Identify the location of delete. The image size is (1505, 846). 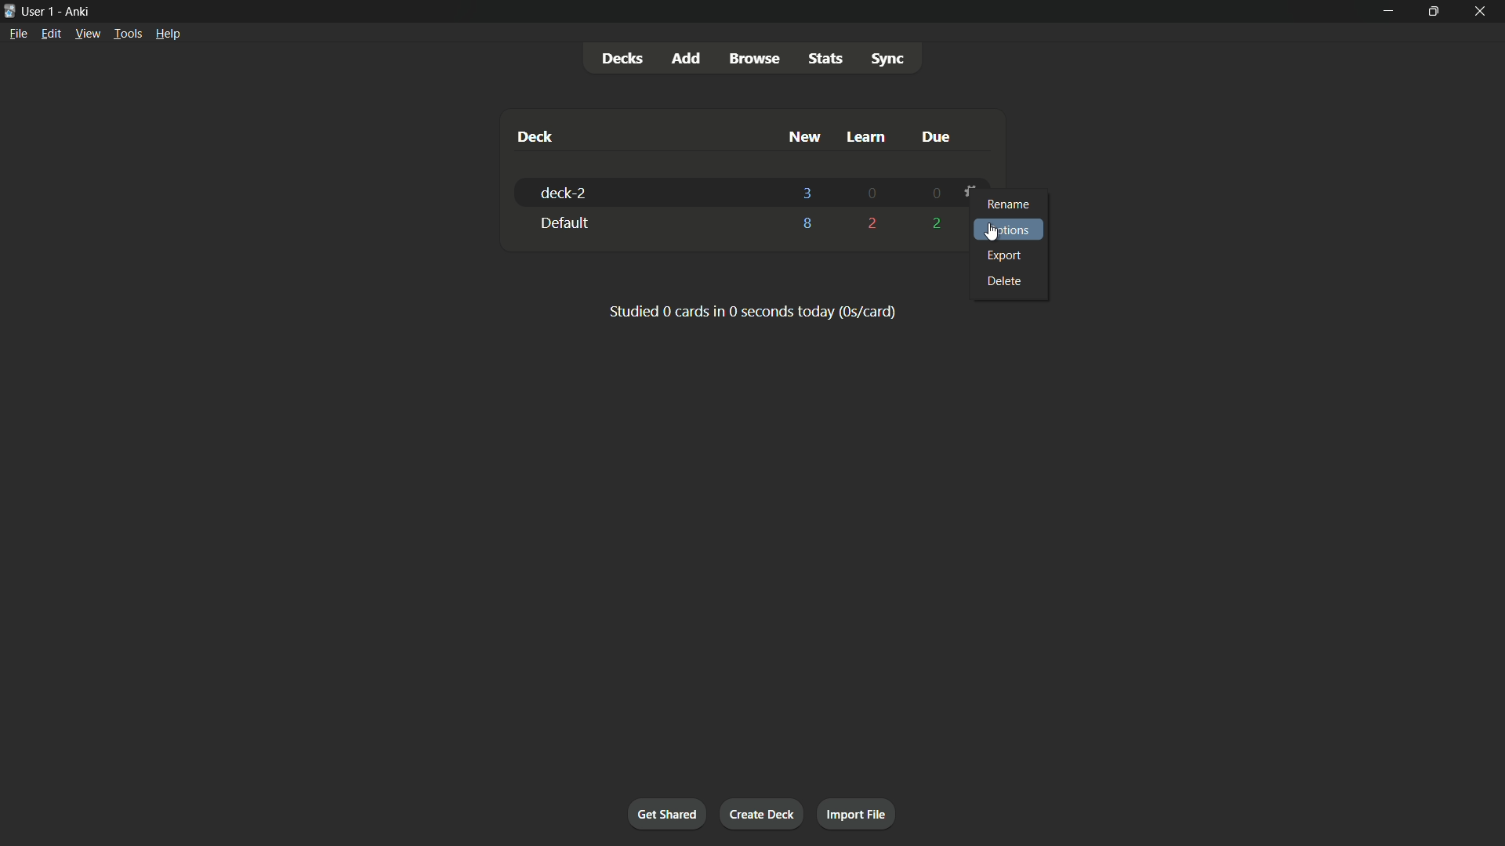
(1008, 281).